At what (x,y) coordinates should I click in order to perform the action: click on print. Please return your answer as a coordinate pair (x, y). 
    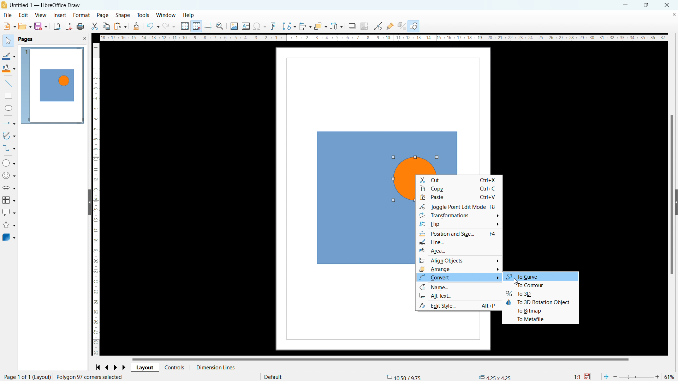
    Looking at the image, I should click on (80, 26).